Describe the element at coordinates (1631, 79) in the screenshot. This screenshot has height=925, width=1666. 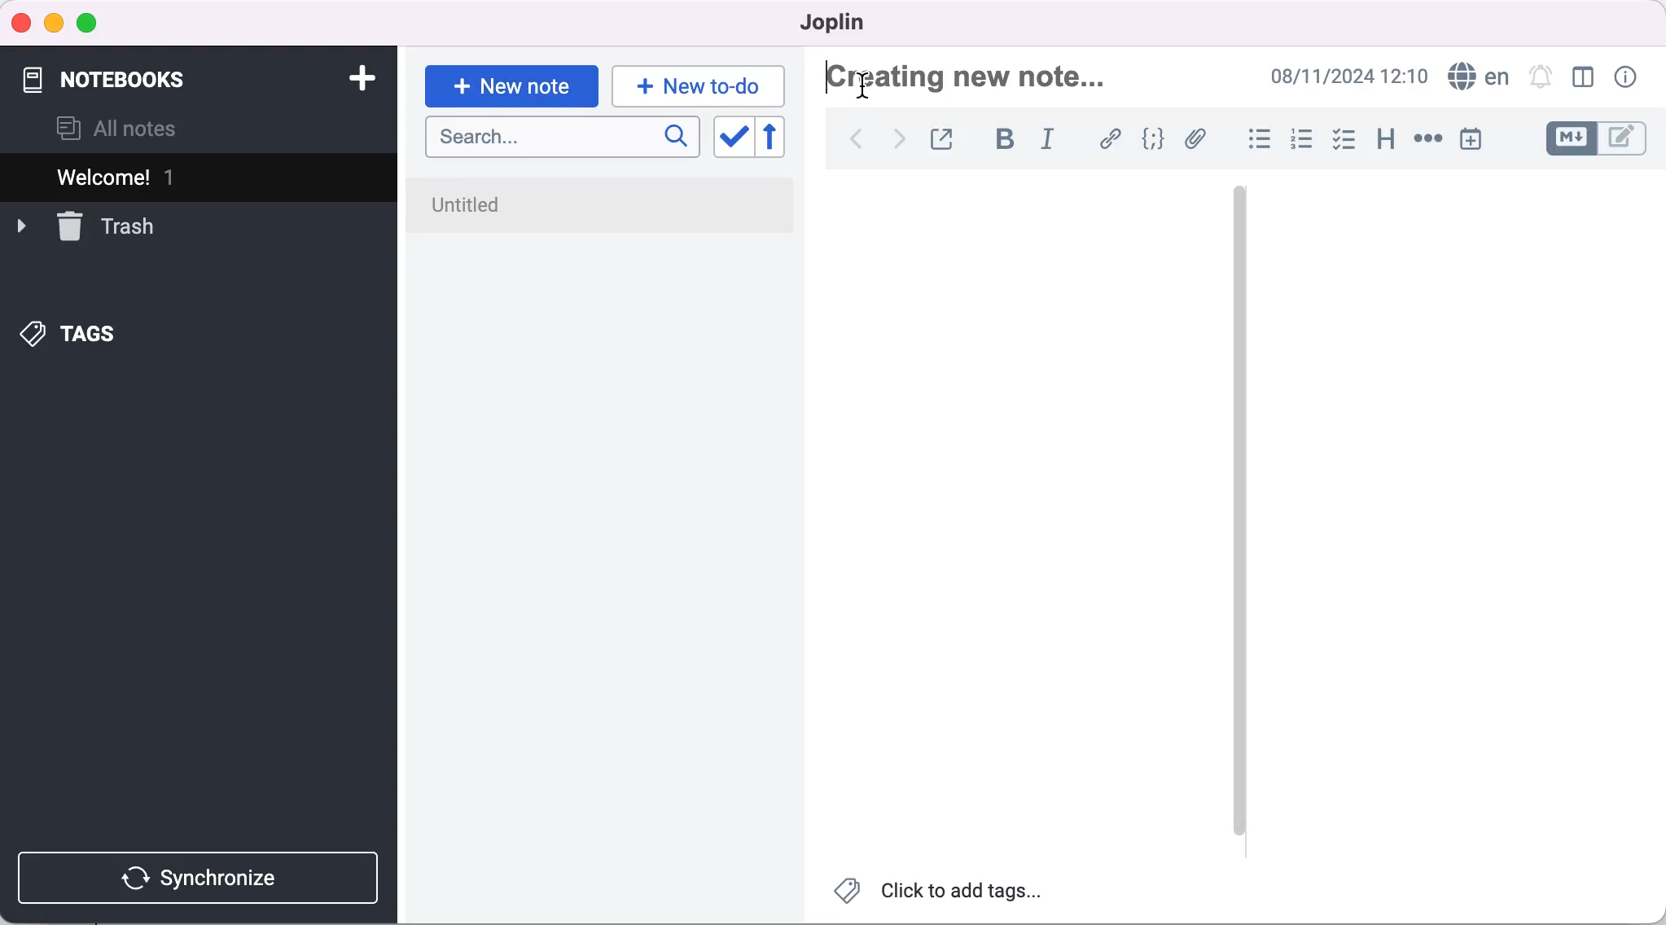
I see `note properties` at that location.